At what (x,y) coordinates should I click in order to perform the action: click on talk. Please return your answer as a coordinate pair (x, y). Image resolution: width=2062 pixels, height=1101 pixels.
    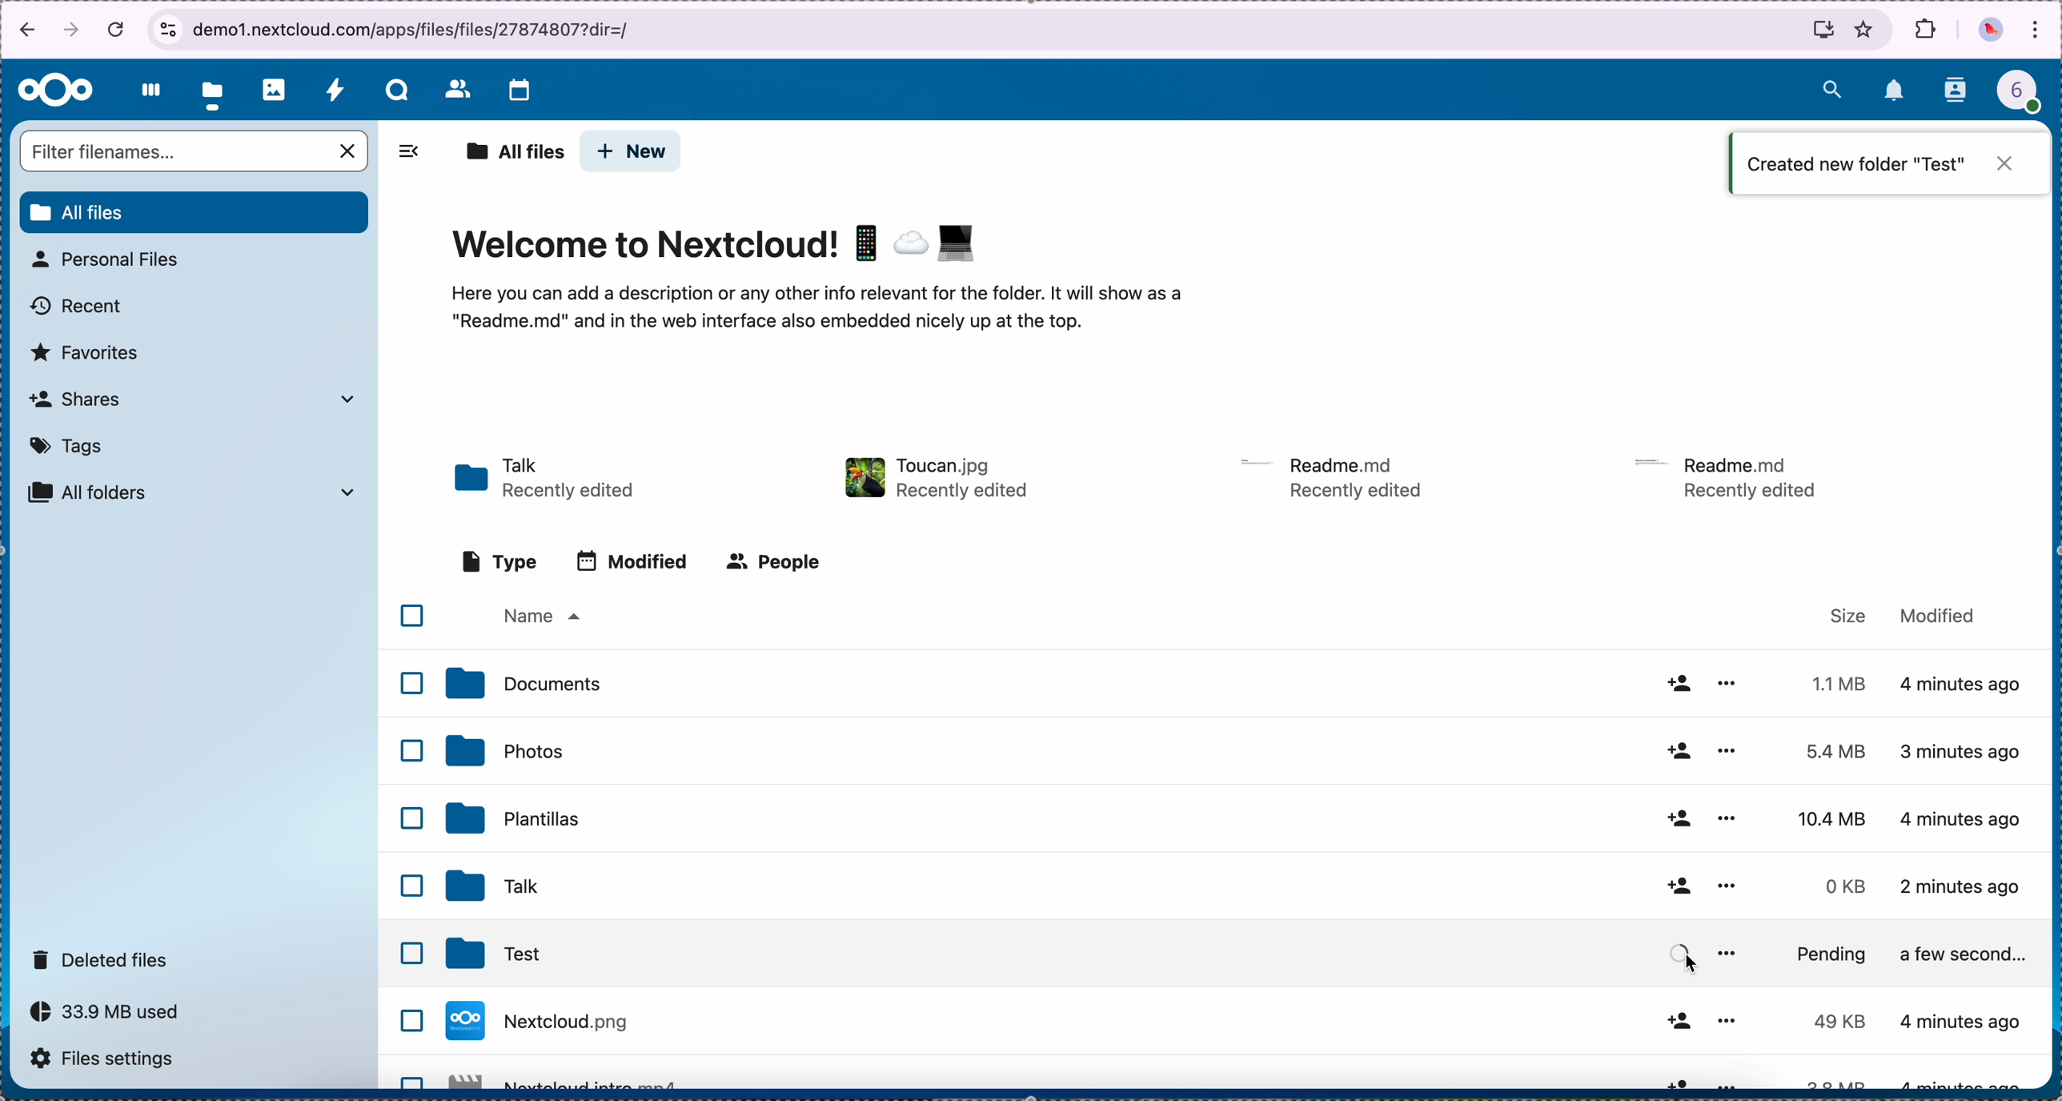
    Looking at the image, I should click on (397, 90).